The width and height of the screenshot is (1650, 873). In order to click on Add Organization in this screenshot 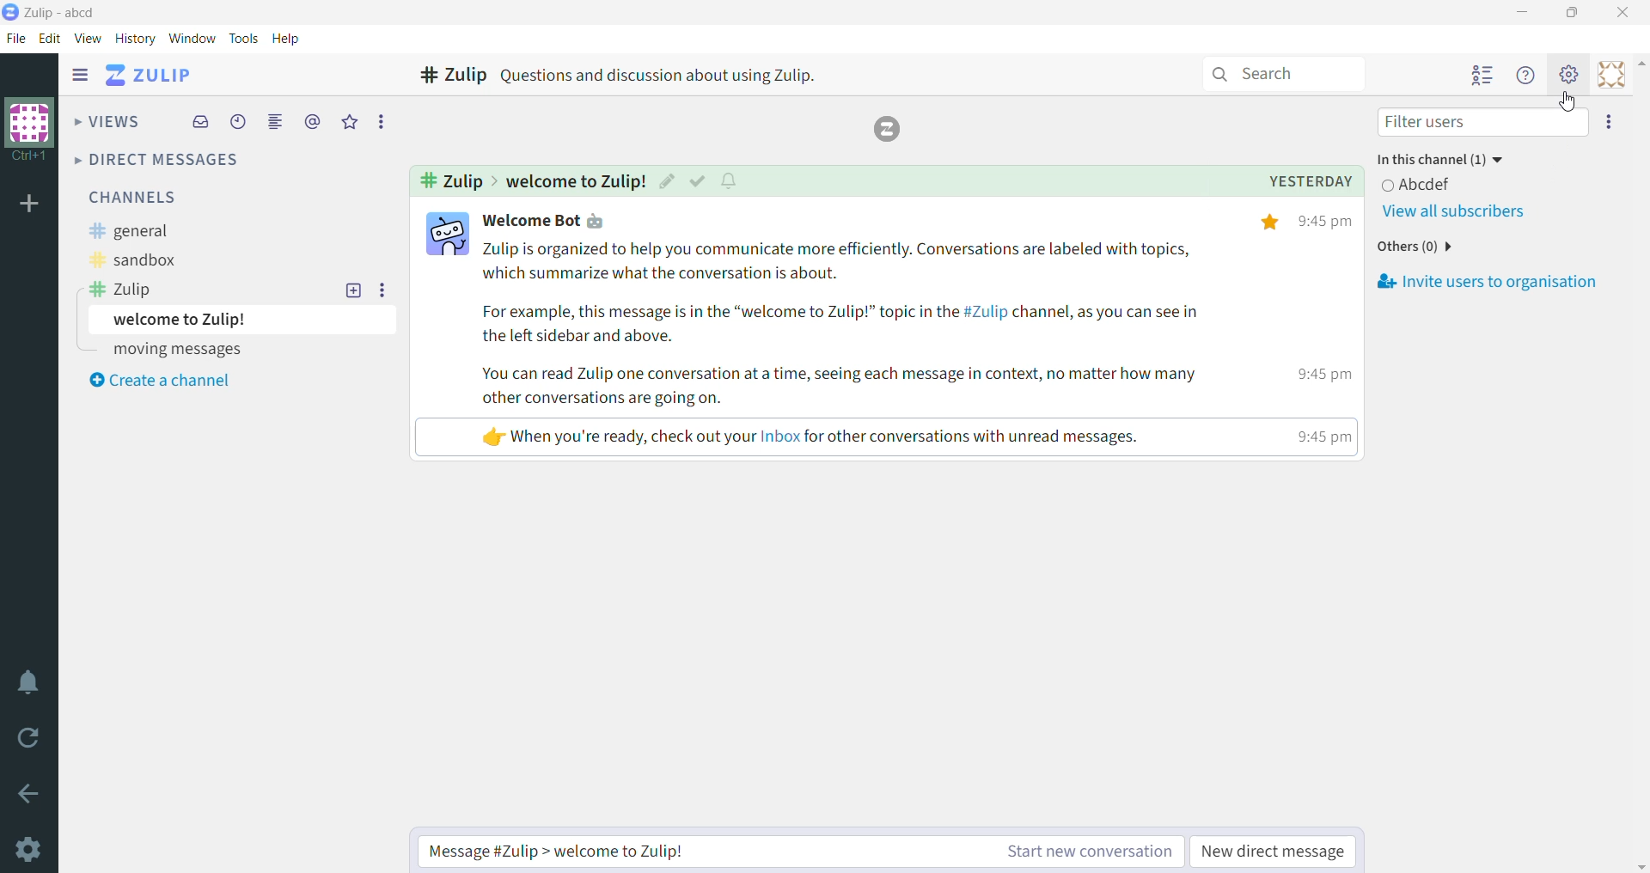, I will do `click(30, 205)`.